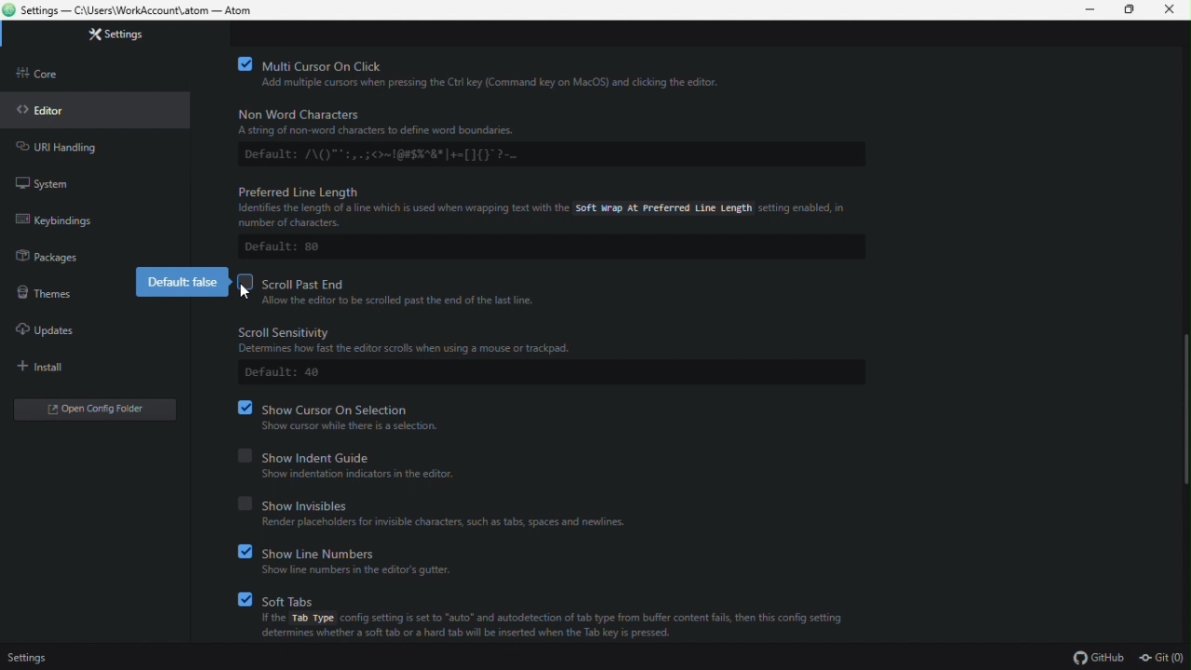 The width and height of the screenshot is (1191, 670). Describe the element at coordinates (1130, 10) in the screenshot. I see `Restore` at that location.